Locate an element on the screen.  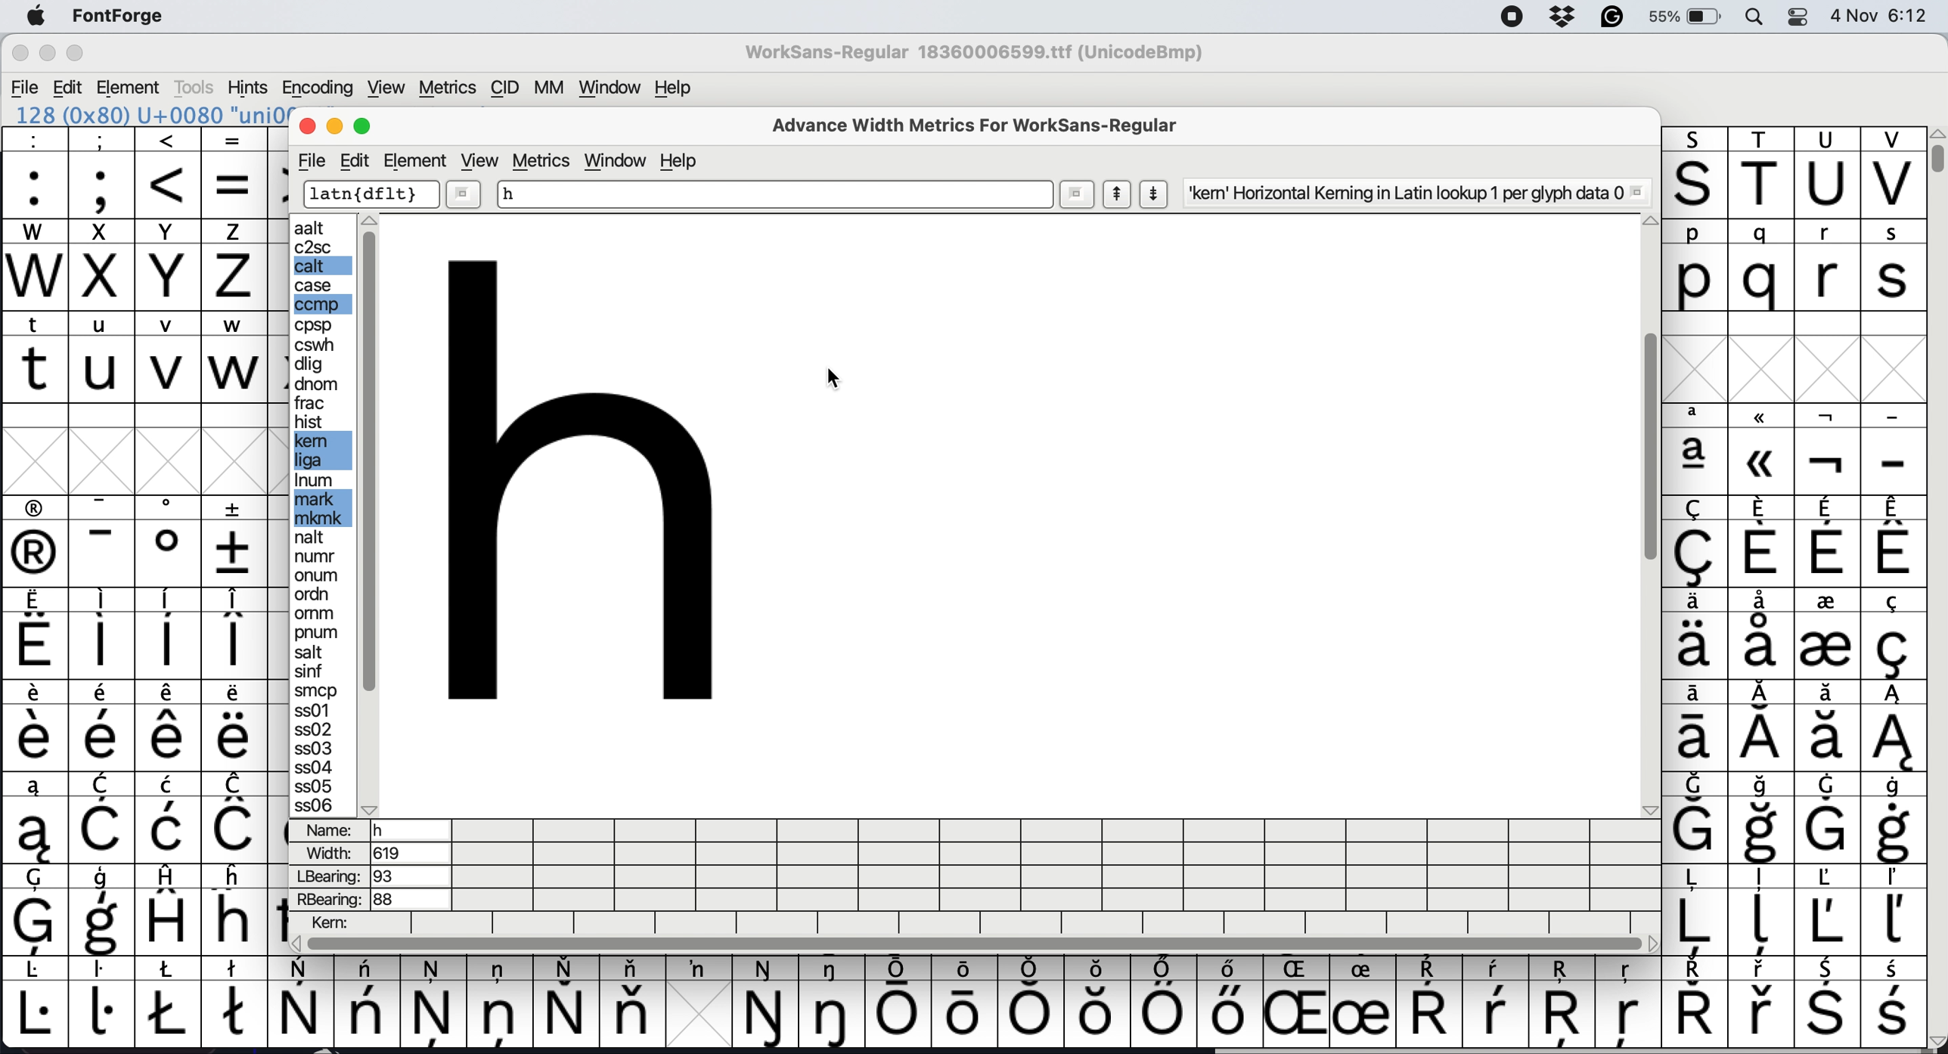
special characters is located at coordinates (134, 788).